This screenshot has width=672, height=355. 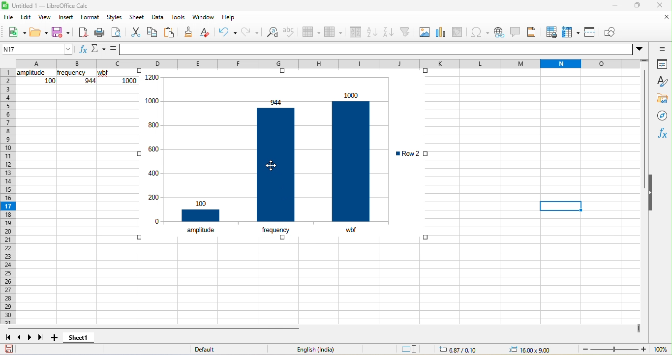 I want to click on auto filter, so click(x=407, y=32).